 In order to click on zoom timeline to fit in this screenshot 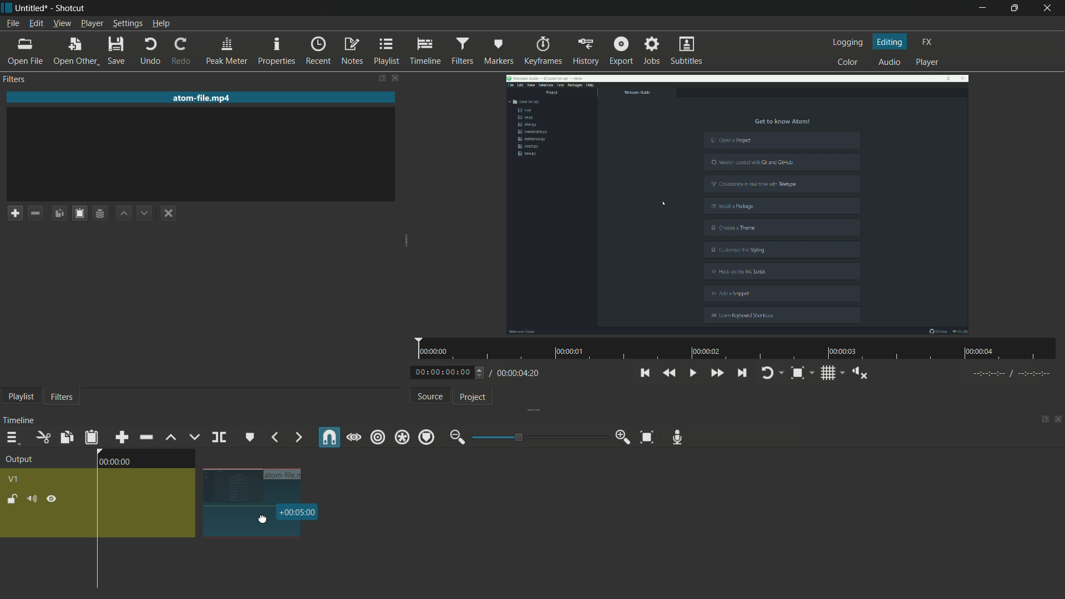, I will do `click(647, 438)`.